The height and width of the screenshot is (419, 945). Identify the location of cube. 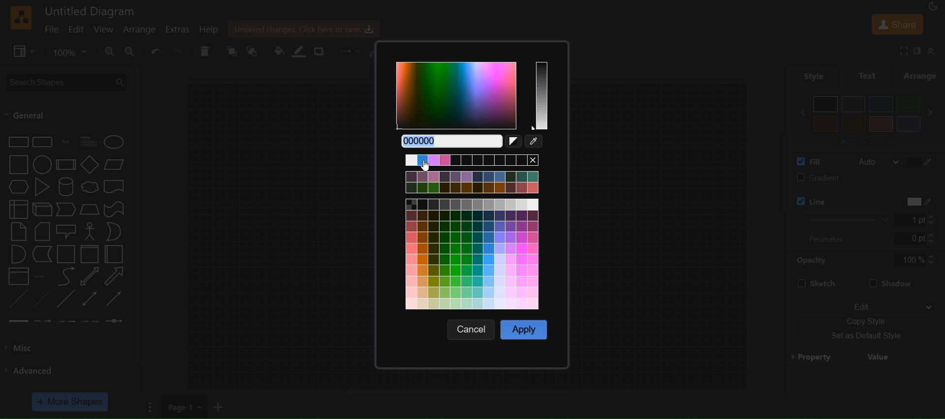
(42, 210).